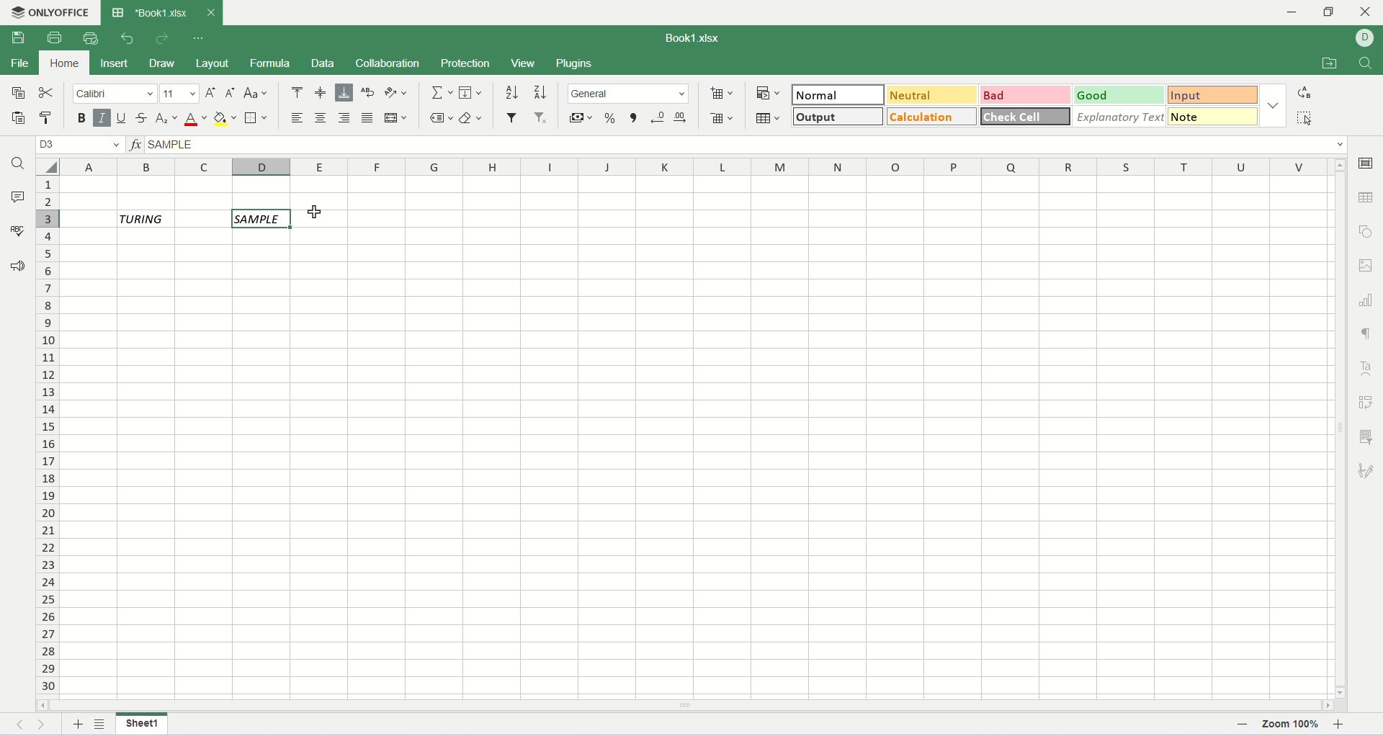 This screenshot has height=736, width=1383. I want to click on output, so click(839, 116).